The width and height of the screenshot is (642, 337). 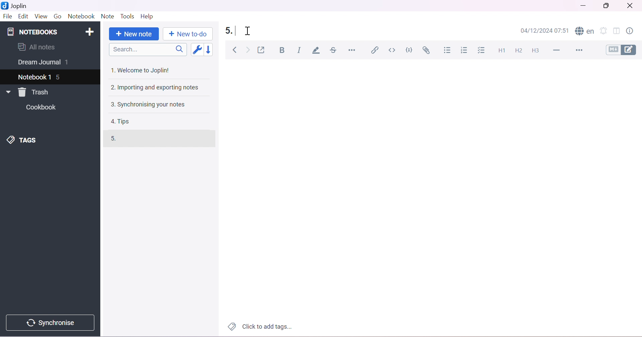 What do you see at coordinates (605, 31) in the screenshot?
I see `Set alarm` at bounding box center [605, 31].